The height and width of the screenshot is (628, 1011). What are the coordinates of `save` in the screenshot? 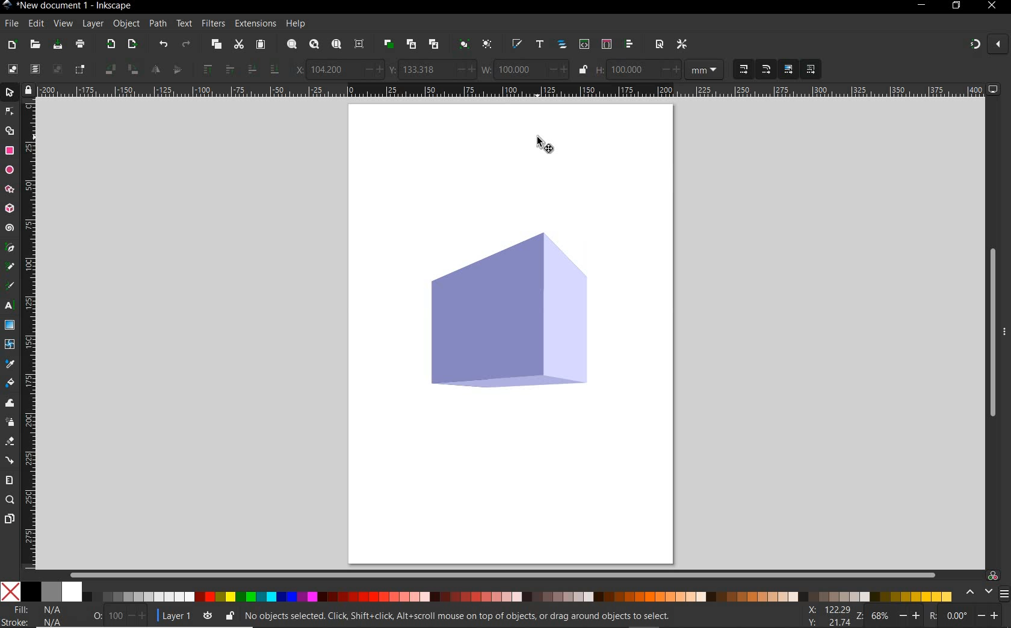 It's located at (57, 44).